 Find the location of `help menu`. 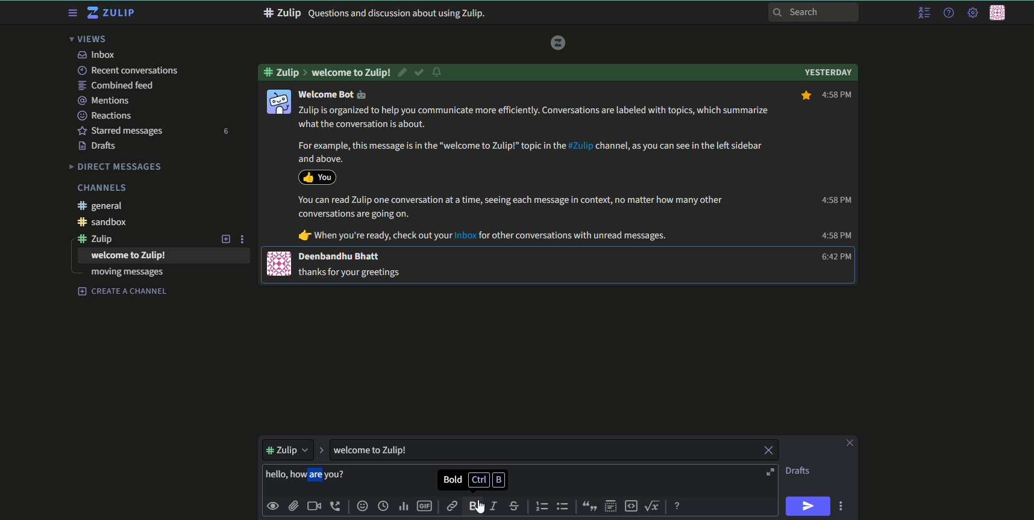

help menu is located at coordinates (947, 13).